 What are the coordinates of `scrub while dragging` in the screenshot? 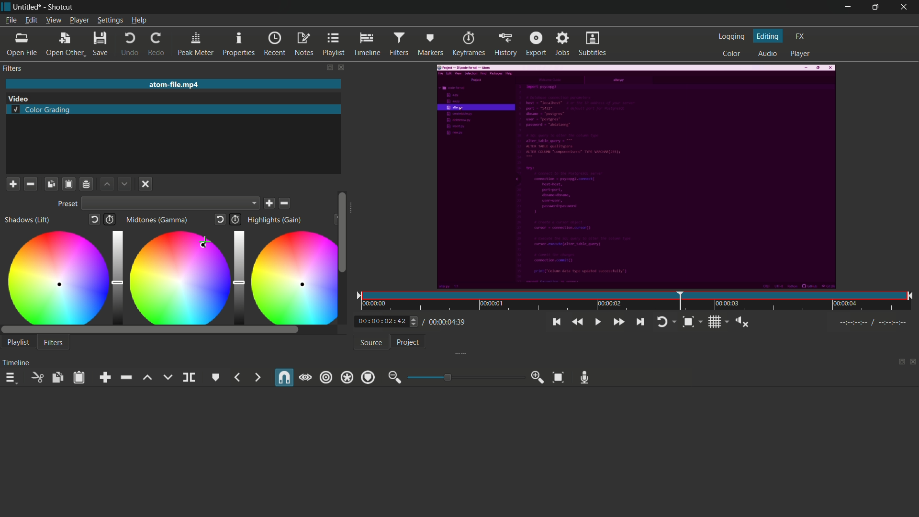 It's located at (305, 378).